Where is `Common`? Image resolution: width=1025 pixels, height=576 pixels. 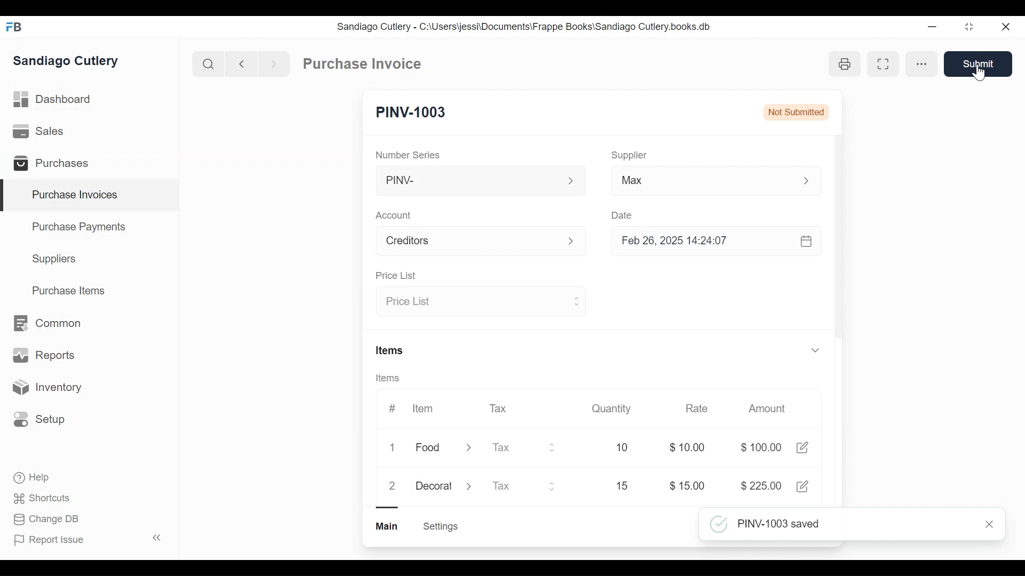 Common is located at coordinates (46, 323).